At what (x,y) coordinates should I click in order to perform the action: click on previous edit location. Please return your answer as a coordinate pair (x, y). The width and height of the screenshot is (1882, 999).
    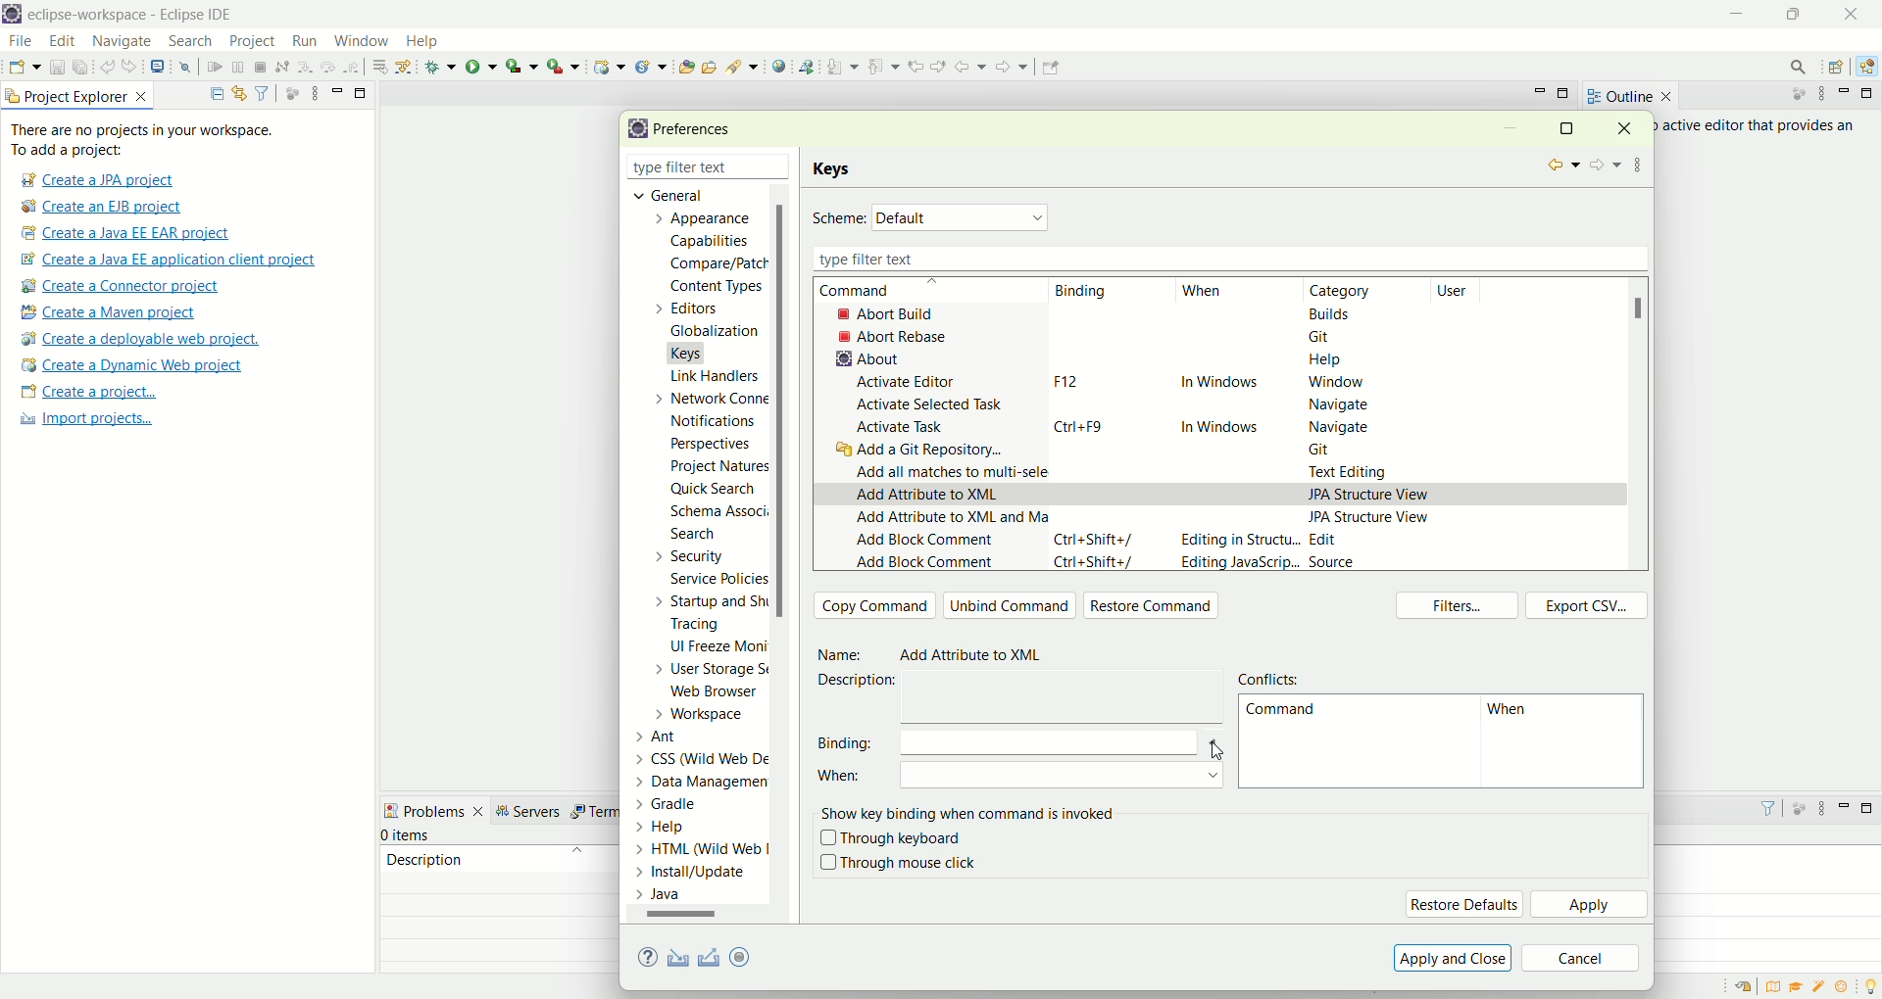
    Looking at the image, I should click on (919, 67).